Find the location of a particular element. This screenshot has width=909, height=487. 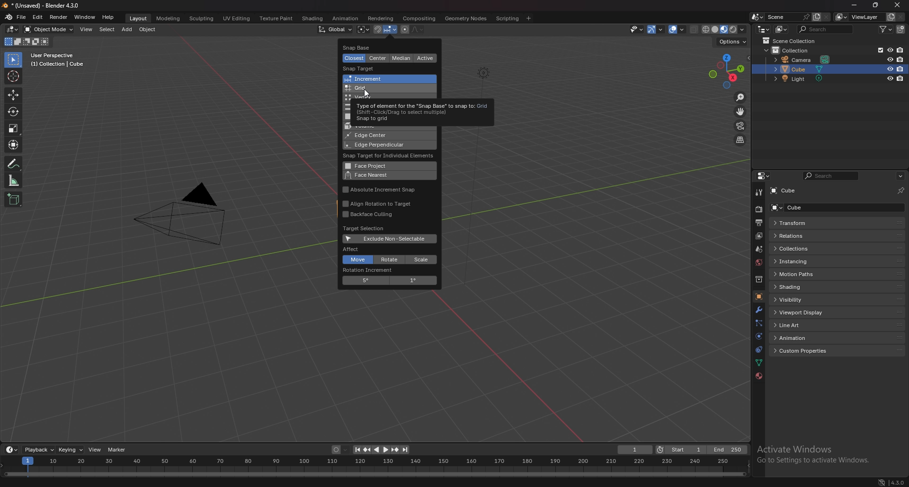

backface culling is located at coordinates (376, 215).